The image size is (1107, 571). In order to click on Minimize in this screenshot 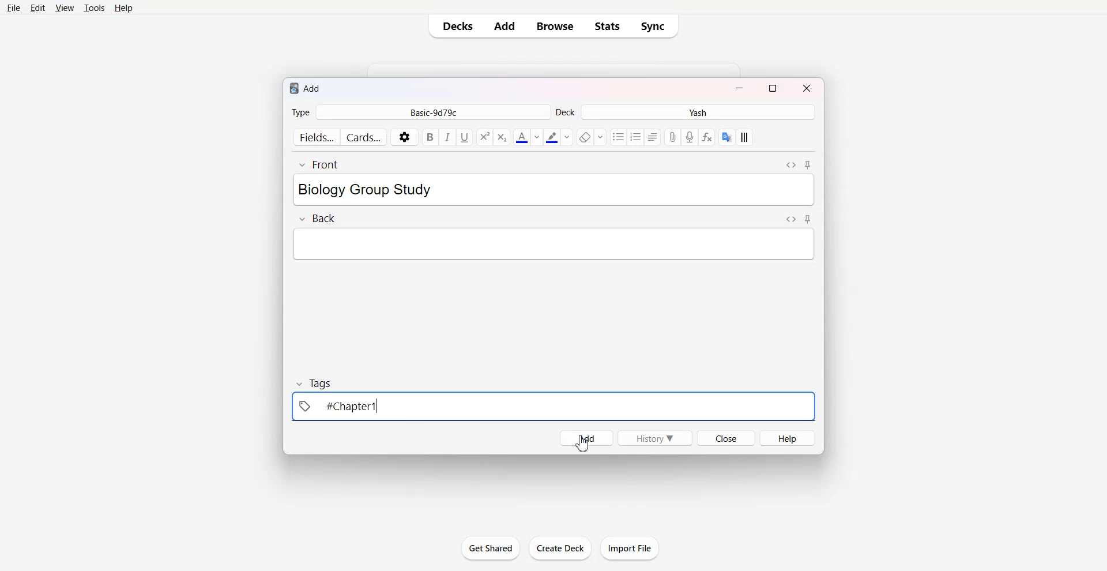, I will do `click(740, 88)`.